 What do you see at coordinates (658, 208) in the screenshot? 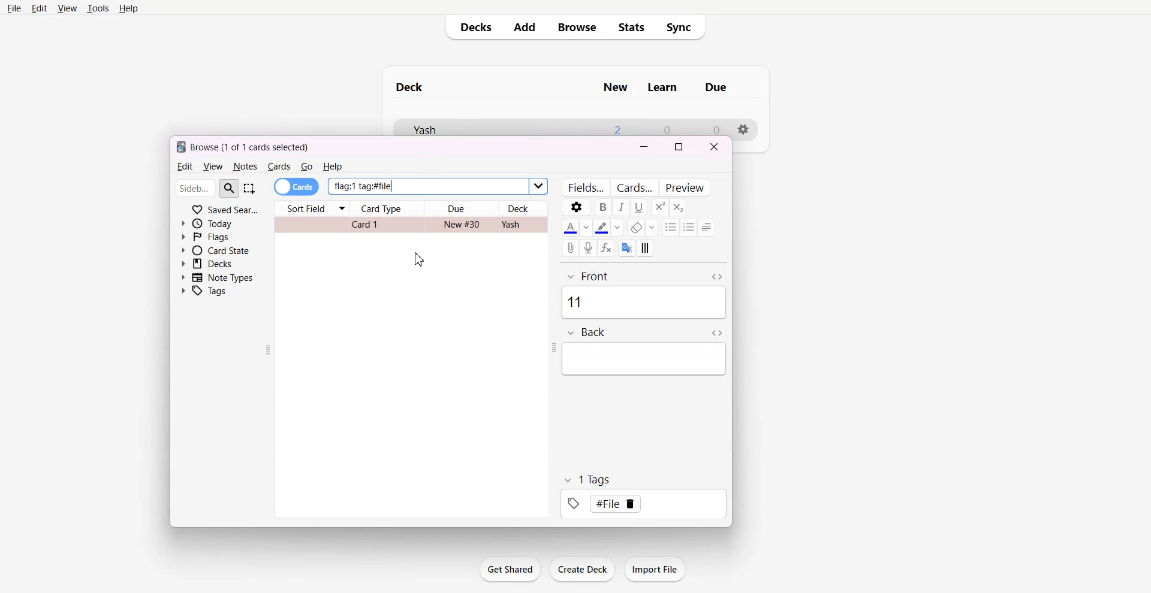
I see `Subscript` at bounding box center [658, 208].